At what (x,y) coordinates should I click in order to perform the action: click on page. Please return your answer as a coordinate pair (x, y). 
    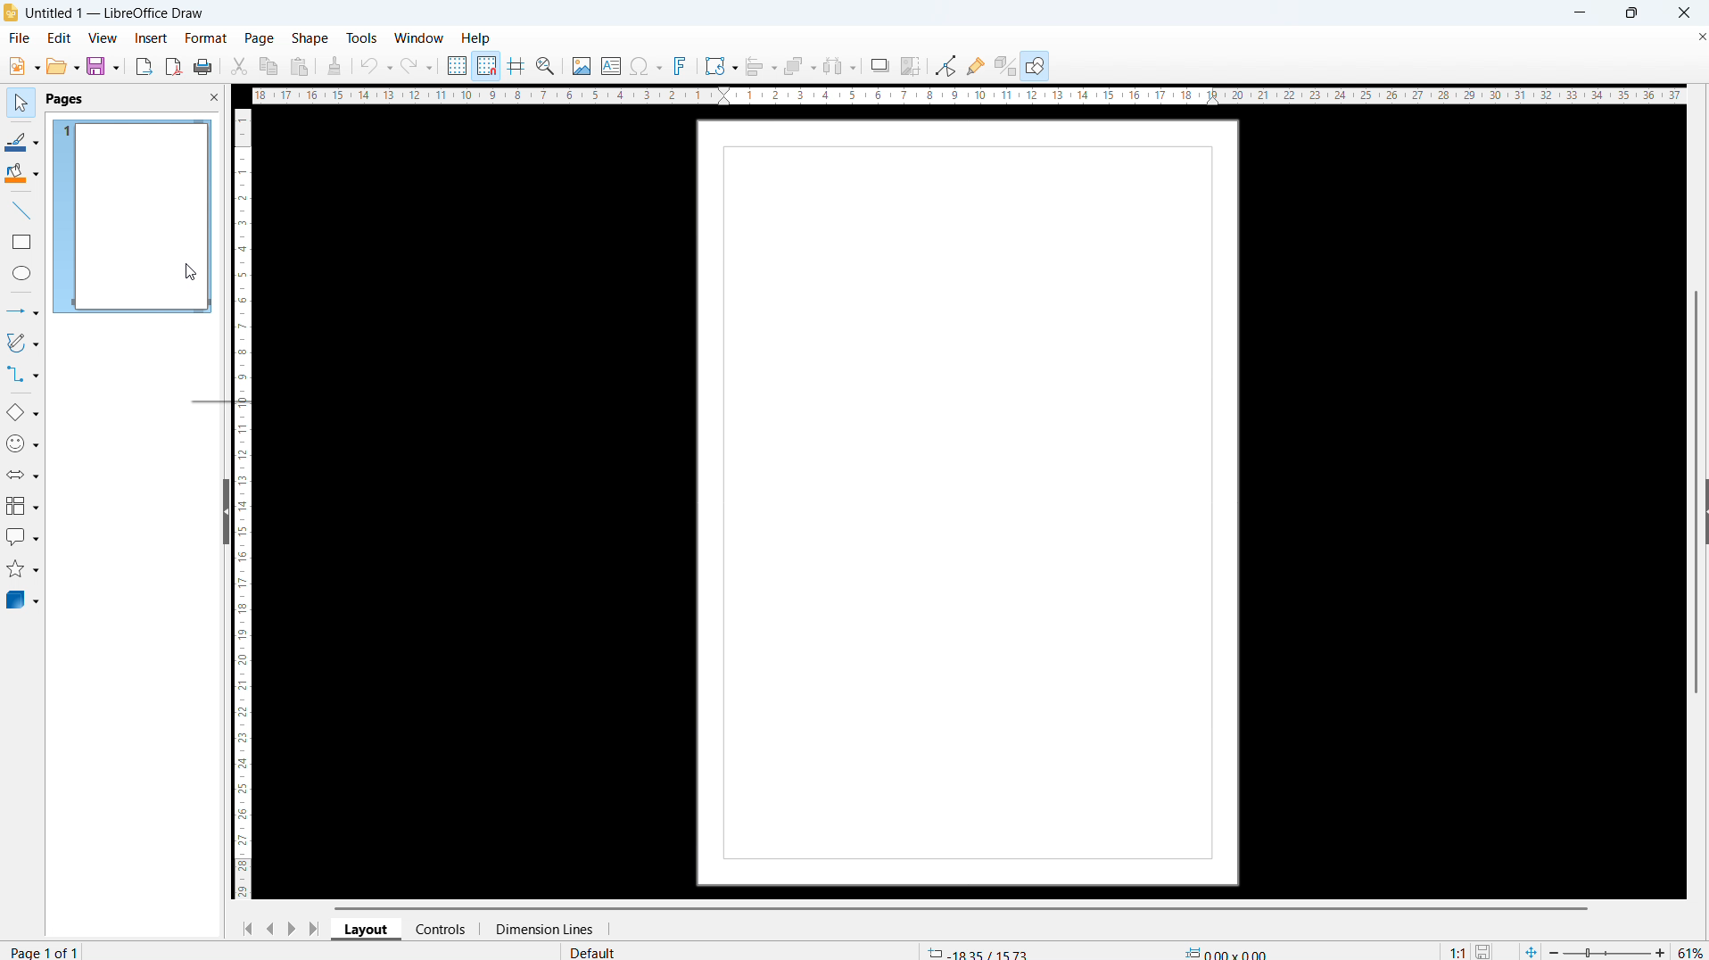
    Looking at the image, I should click on (260, 38).